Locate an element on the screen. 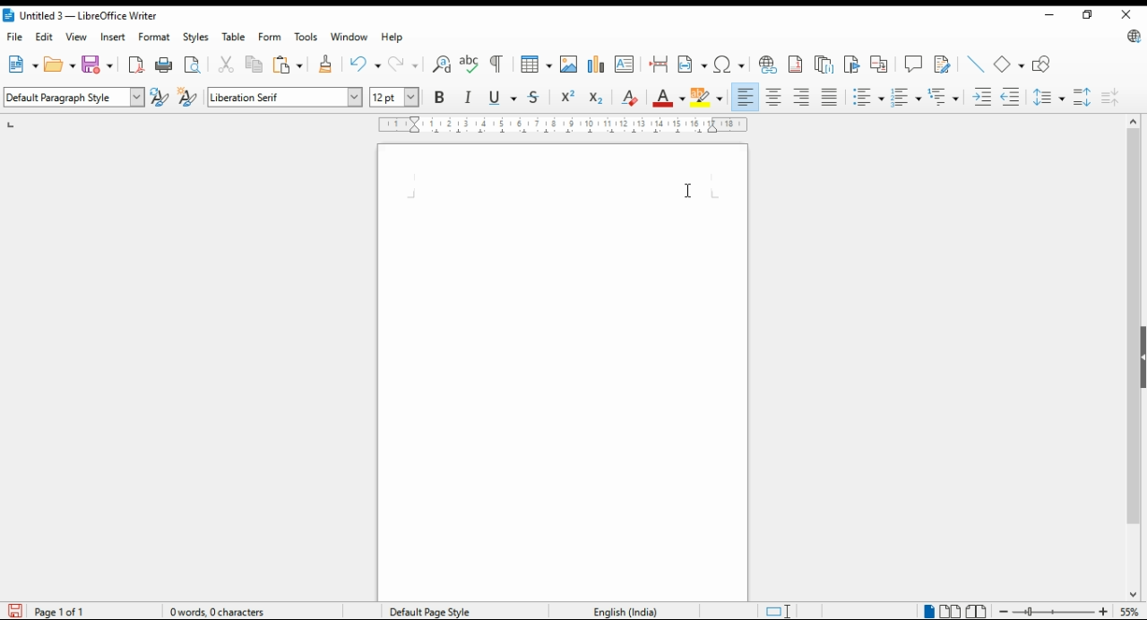 The height and width of the screenshot is (620, 1147). scroll bar is located at coordinates (1133, 357).